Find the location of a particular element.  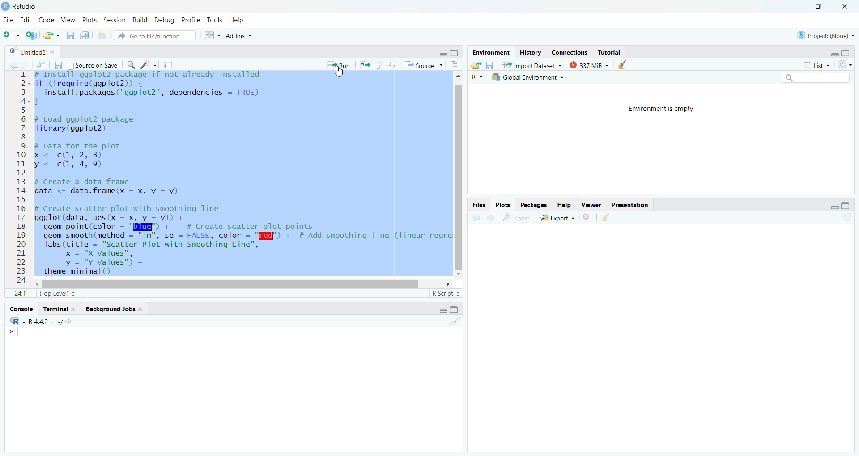

 Import Dataset ~ is located at coordinates (535, 67).